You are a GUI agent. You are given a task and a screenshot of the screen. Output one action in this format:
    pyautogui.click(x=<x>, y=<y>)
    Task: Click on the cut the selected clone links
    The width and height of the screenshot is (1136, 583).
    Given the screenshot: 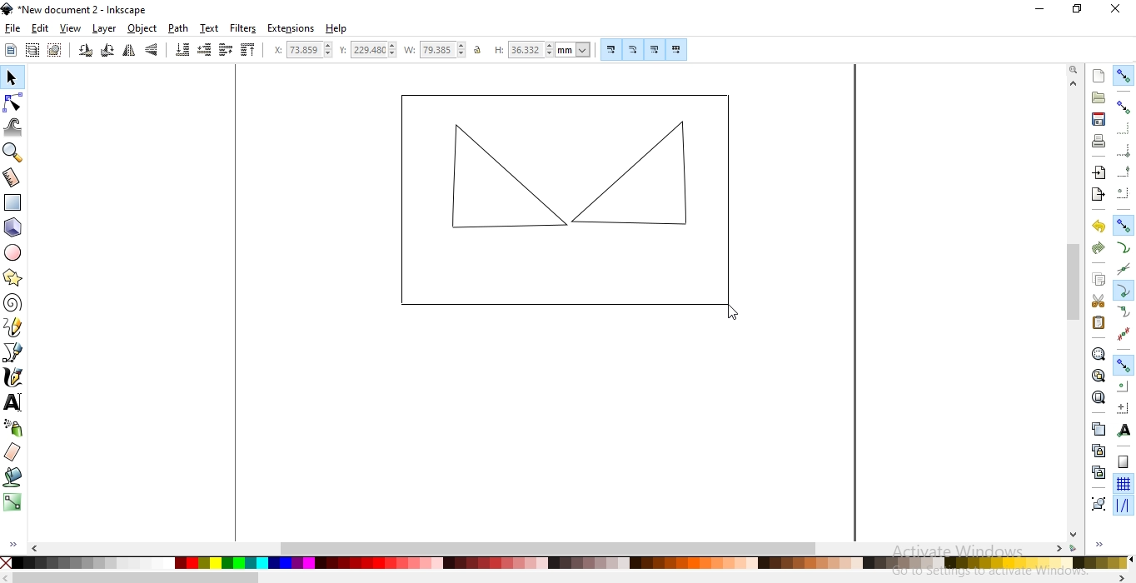 What is the action you would take?
    pyautogui.click(x=1099, y=472)
    